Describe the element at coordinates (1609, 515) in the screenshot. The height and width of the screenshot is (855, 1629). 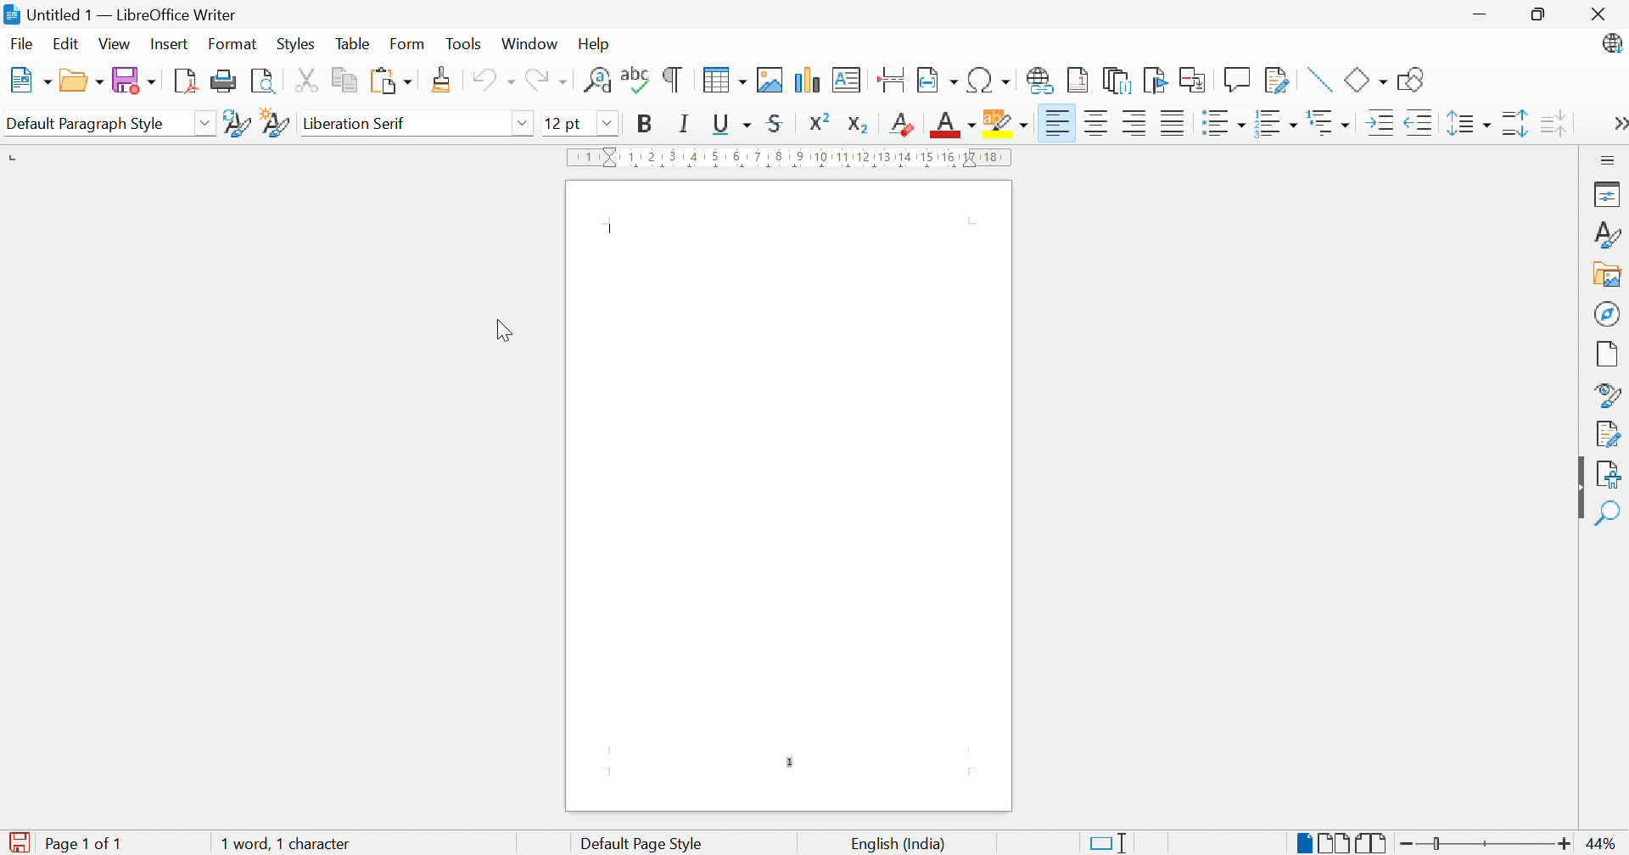
I see `Find` at that location.